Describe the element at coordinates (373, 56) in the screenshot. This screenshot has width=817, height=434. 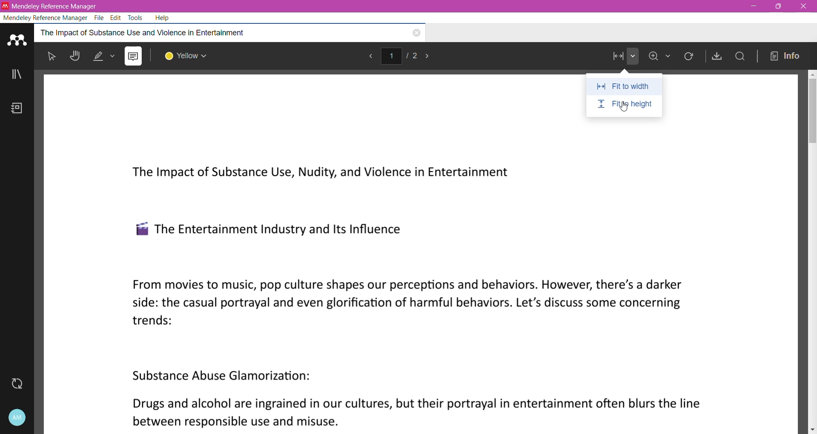
I see `Go to previous page` at that location.